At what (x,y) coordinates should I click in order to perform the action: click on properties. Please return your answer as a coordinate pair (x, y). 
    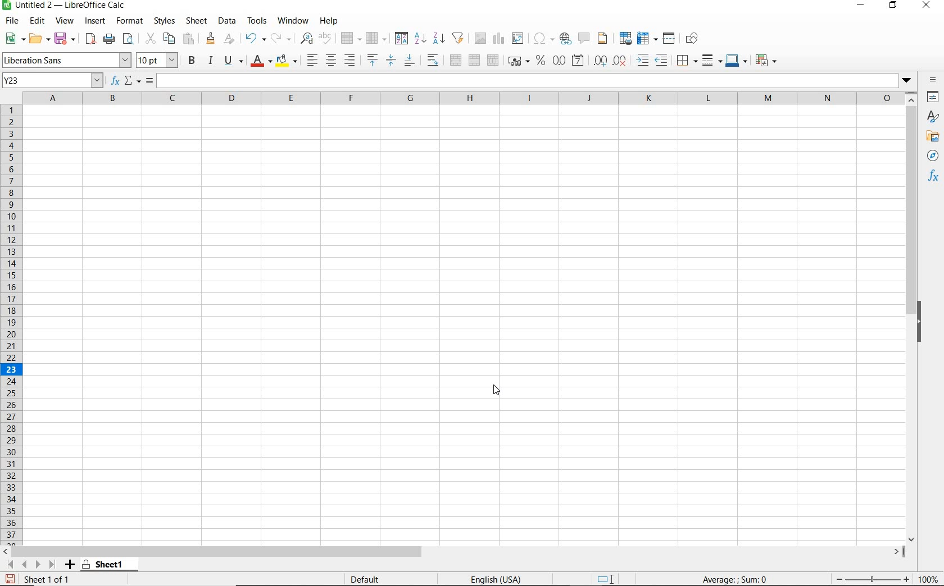
    Looking at the image, I should click on (932, 98).